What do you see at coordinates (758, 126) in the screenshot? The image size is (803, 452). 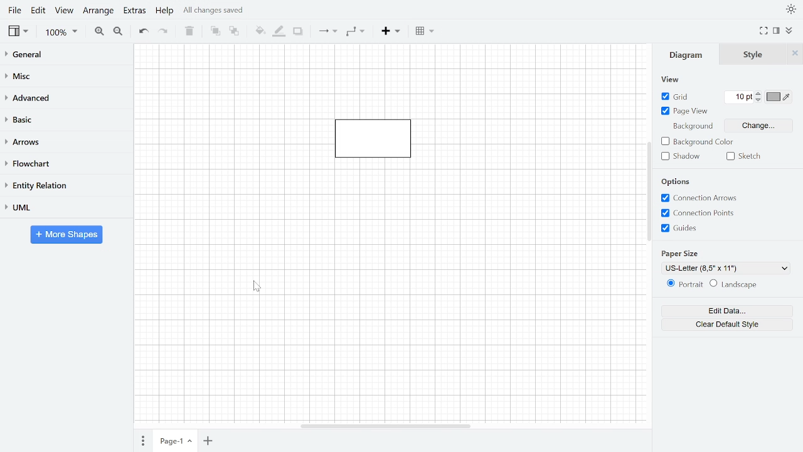 I see `Change background` at bounding box center [758, 126].